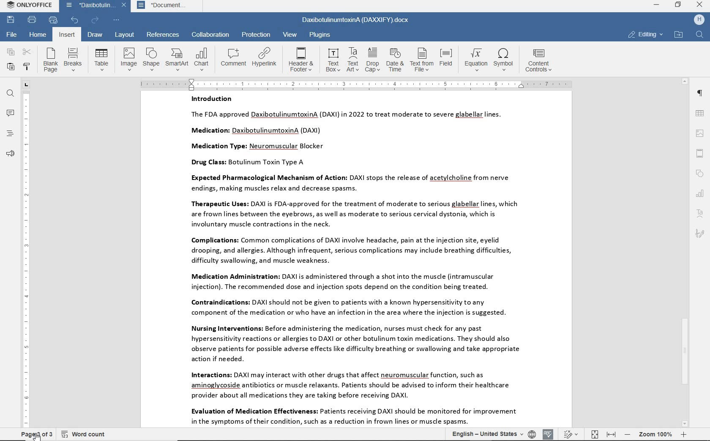 Image resolution: width=710 pixels, height=441 pixels. What do you see at coordinates (683, 434) in the screenshot?
I see `zoom in` at bounding box center [683, 434].